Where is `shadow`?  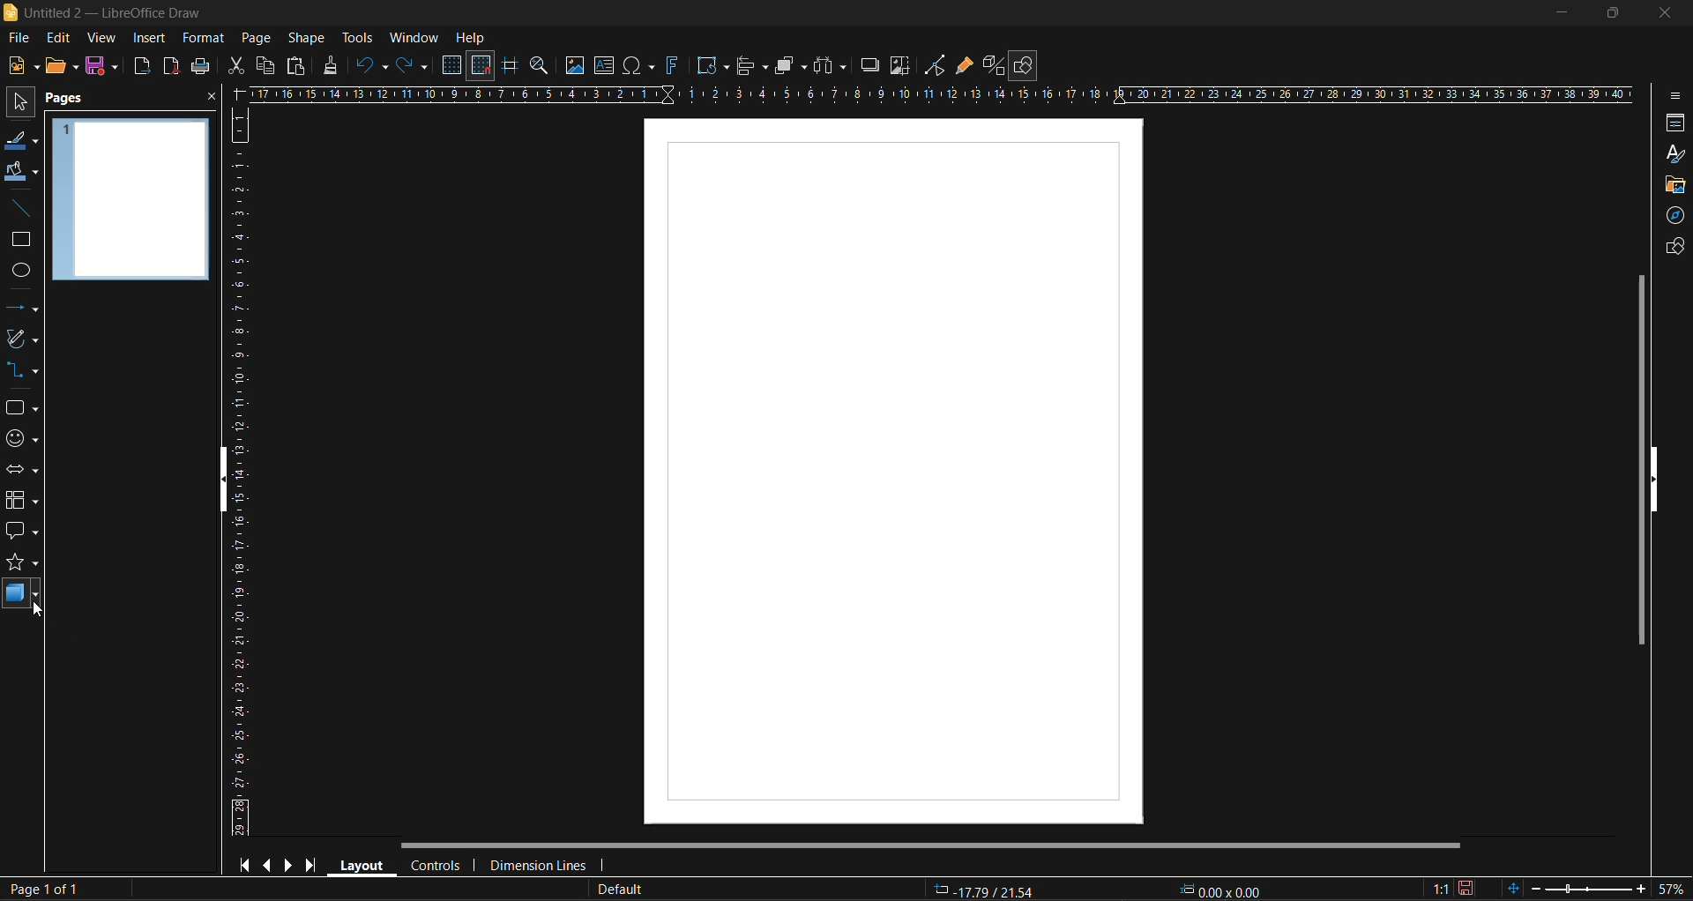 shadow is located at coordinates (868, 63).